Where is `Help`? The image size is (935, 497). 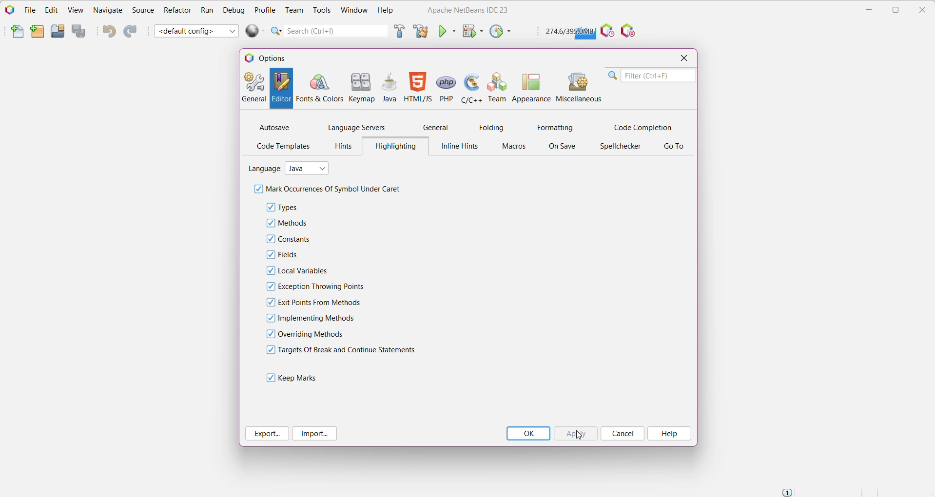
Help is located at coordinates (670, 434).